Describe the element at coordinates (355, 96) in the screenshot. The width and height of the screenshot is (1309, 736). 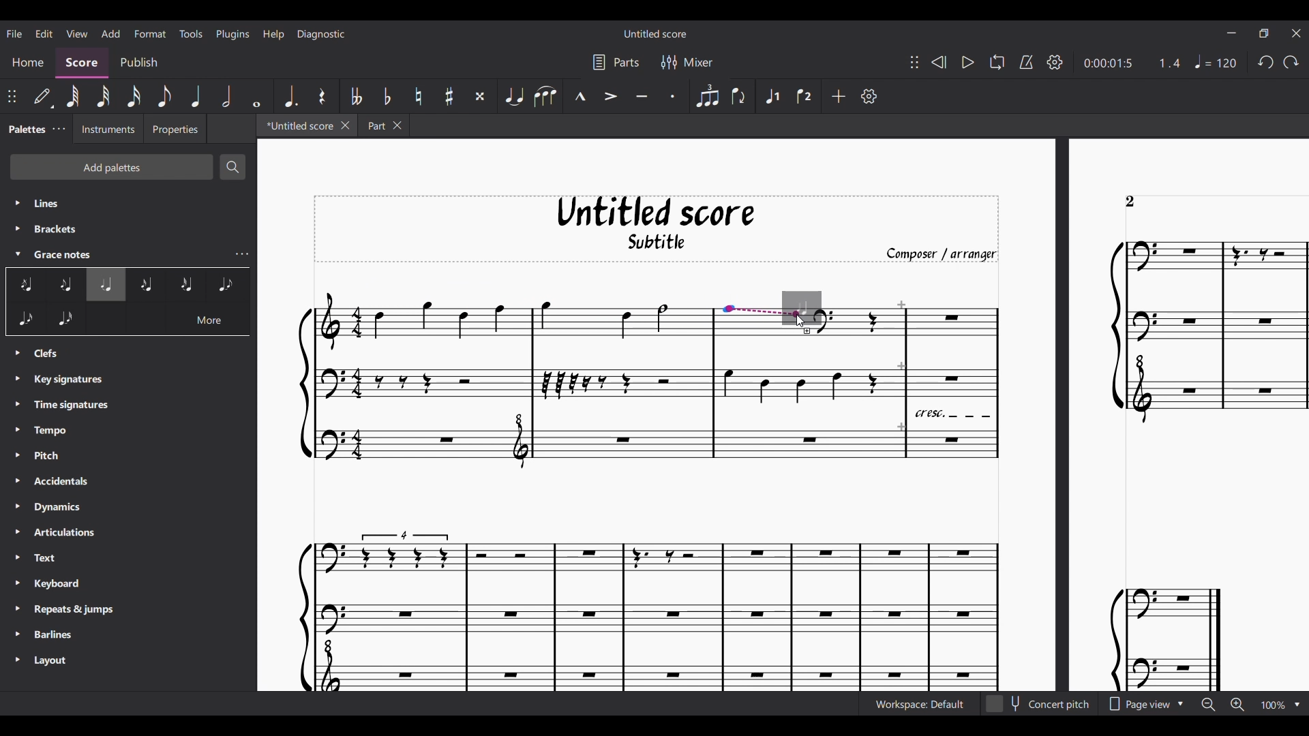
I see `Toggle double flat` at that location.